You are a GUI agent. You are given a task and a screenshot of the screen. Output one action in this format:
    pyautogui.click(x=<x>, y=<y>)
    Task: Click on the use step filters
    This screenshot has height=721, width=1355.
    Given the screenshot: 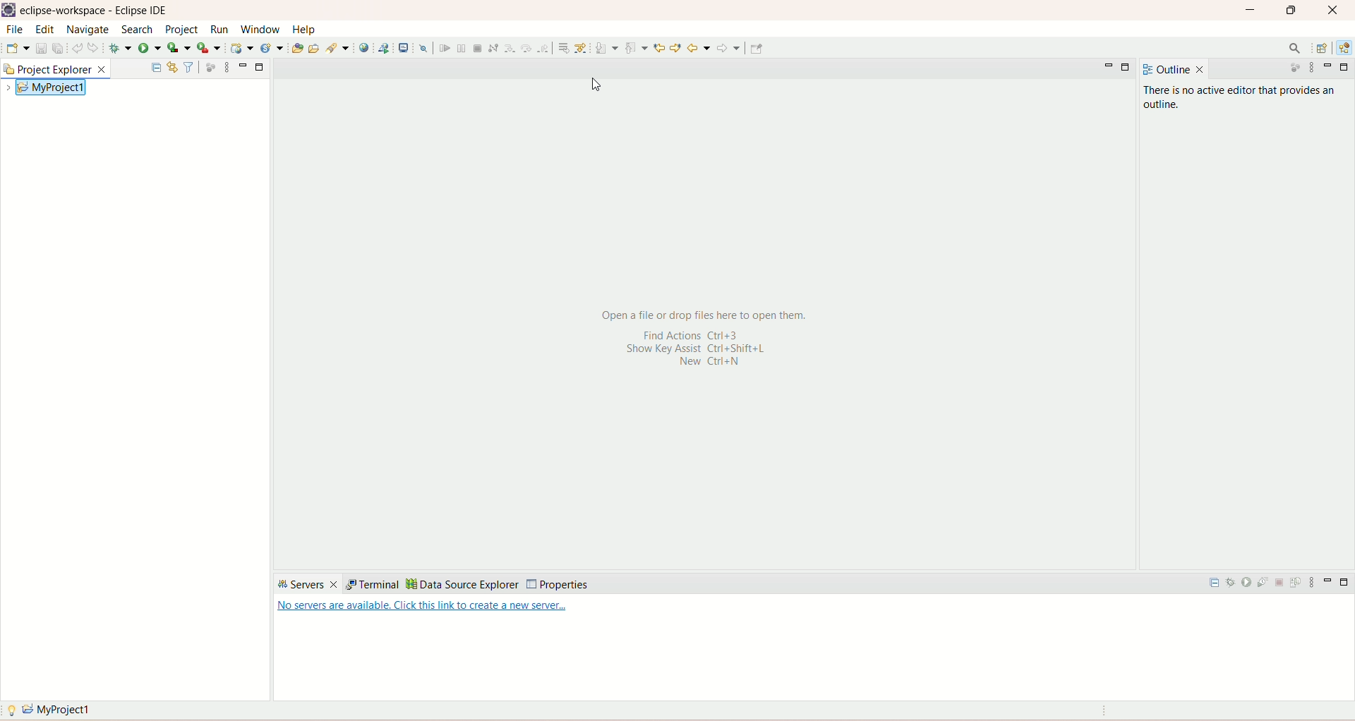 What is the action you would take?
    pyautogui.click(x=584, y=47)
    